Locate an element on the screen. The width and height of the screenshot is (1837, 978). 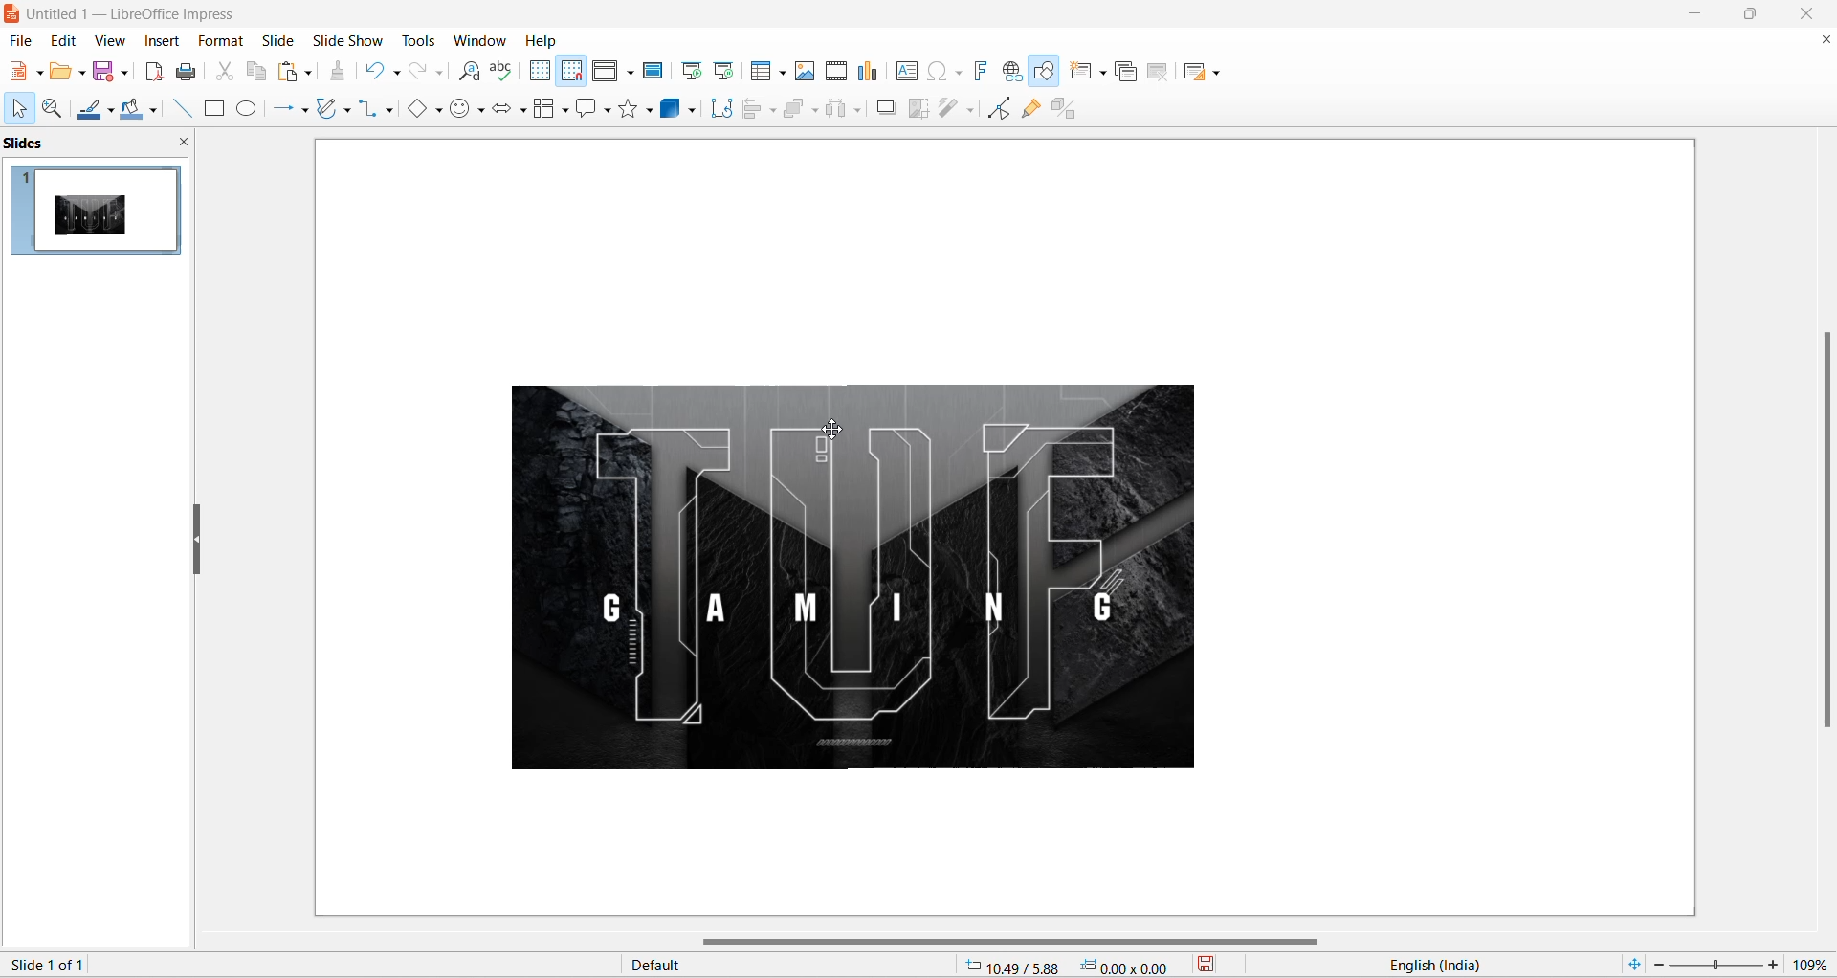
find and replace is located at coordinates (473, 72).